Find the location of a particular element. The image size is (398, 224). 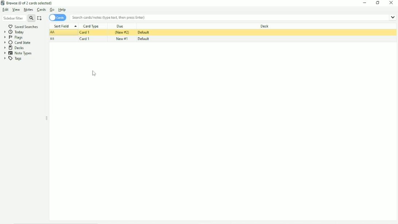

New #1 is located at coordinates (123, 39).